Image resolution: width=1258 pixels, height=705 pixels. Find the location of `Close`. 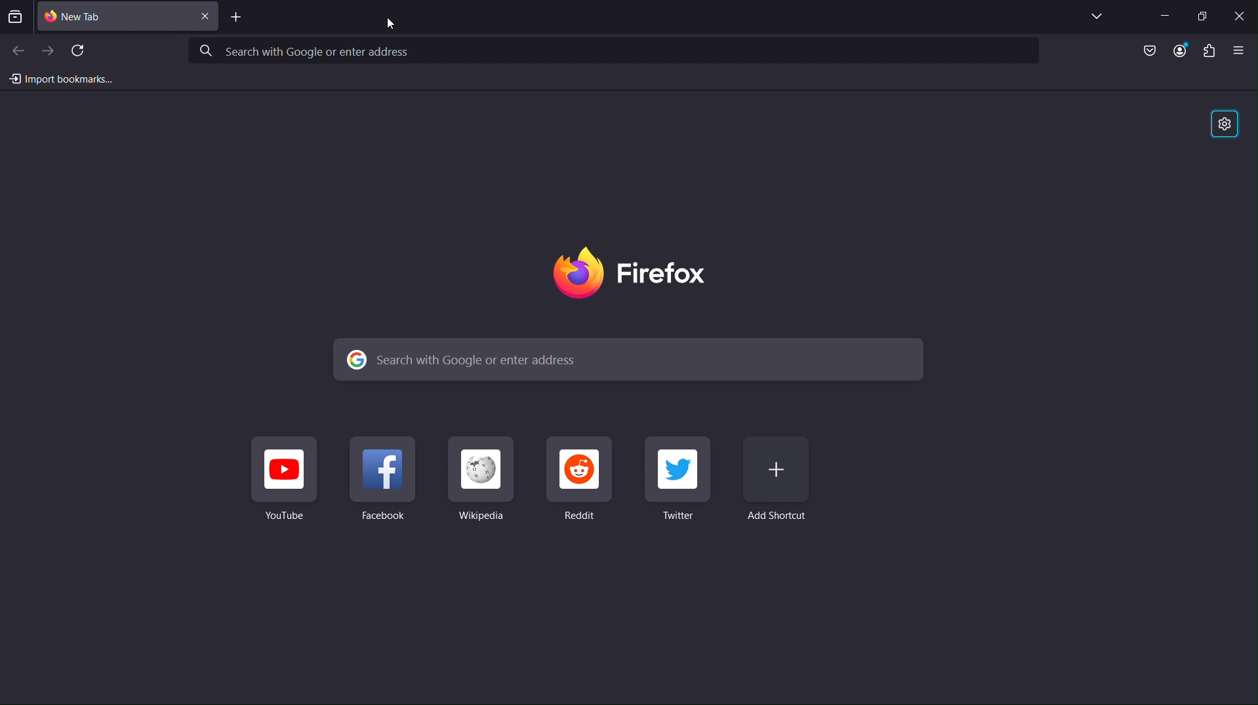

Close is located at coordinates (1238, 14).